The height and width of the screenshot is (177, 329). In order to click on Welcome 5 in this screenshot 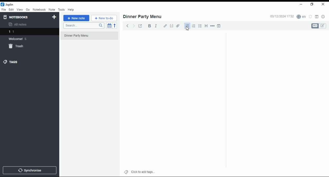, I will do `click(20, 39)`.